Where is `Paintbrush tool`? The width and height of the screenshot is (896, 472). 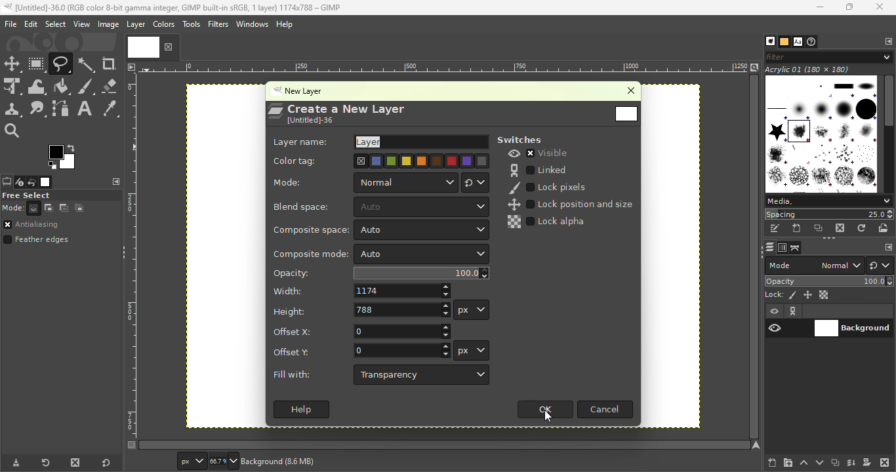 Paintbrush tool is located at coordinates (87, 87).